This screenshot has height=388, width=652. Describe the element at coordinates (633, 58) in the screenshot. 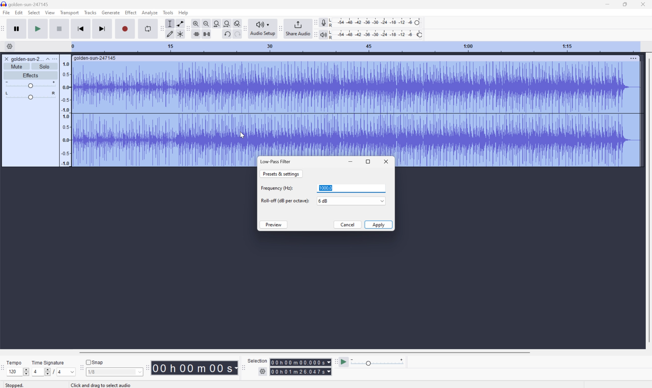

I see `More` at that location.